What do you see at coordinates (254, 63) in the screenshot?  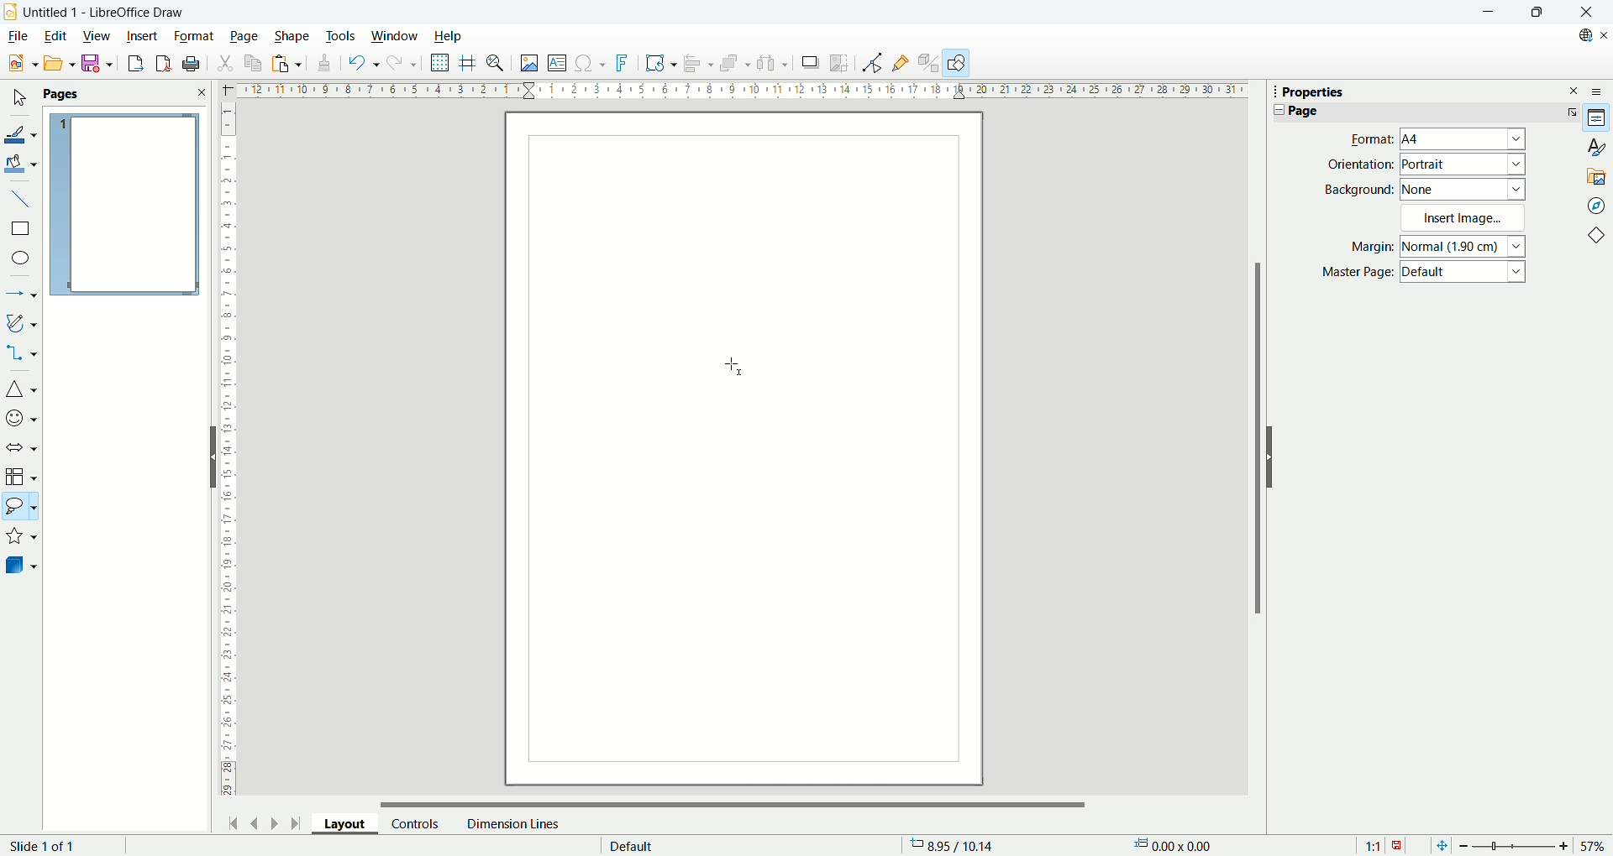 I see `copy` at bounding box center [254, 63].